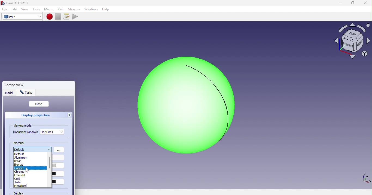 This screenshot has height=195, width=372. I want to click on cursor, so click(28, 170).